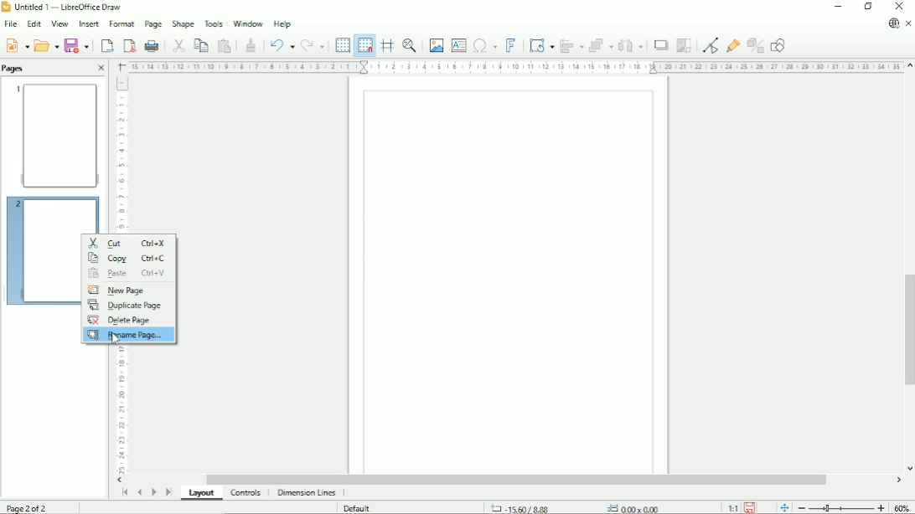  Describe the element at coordinates (458, 44) in the screenshot. I see `Insert text box` at that location.